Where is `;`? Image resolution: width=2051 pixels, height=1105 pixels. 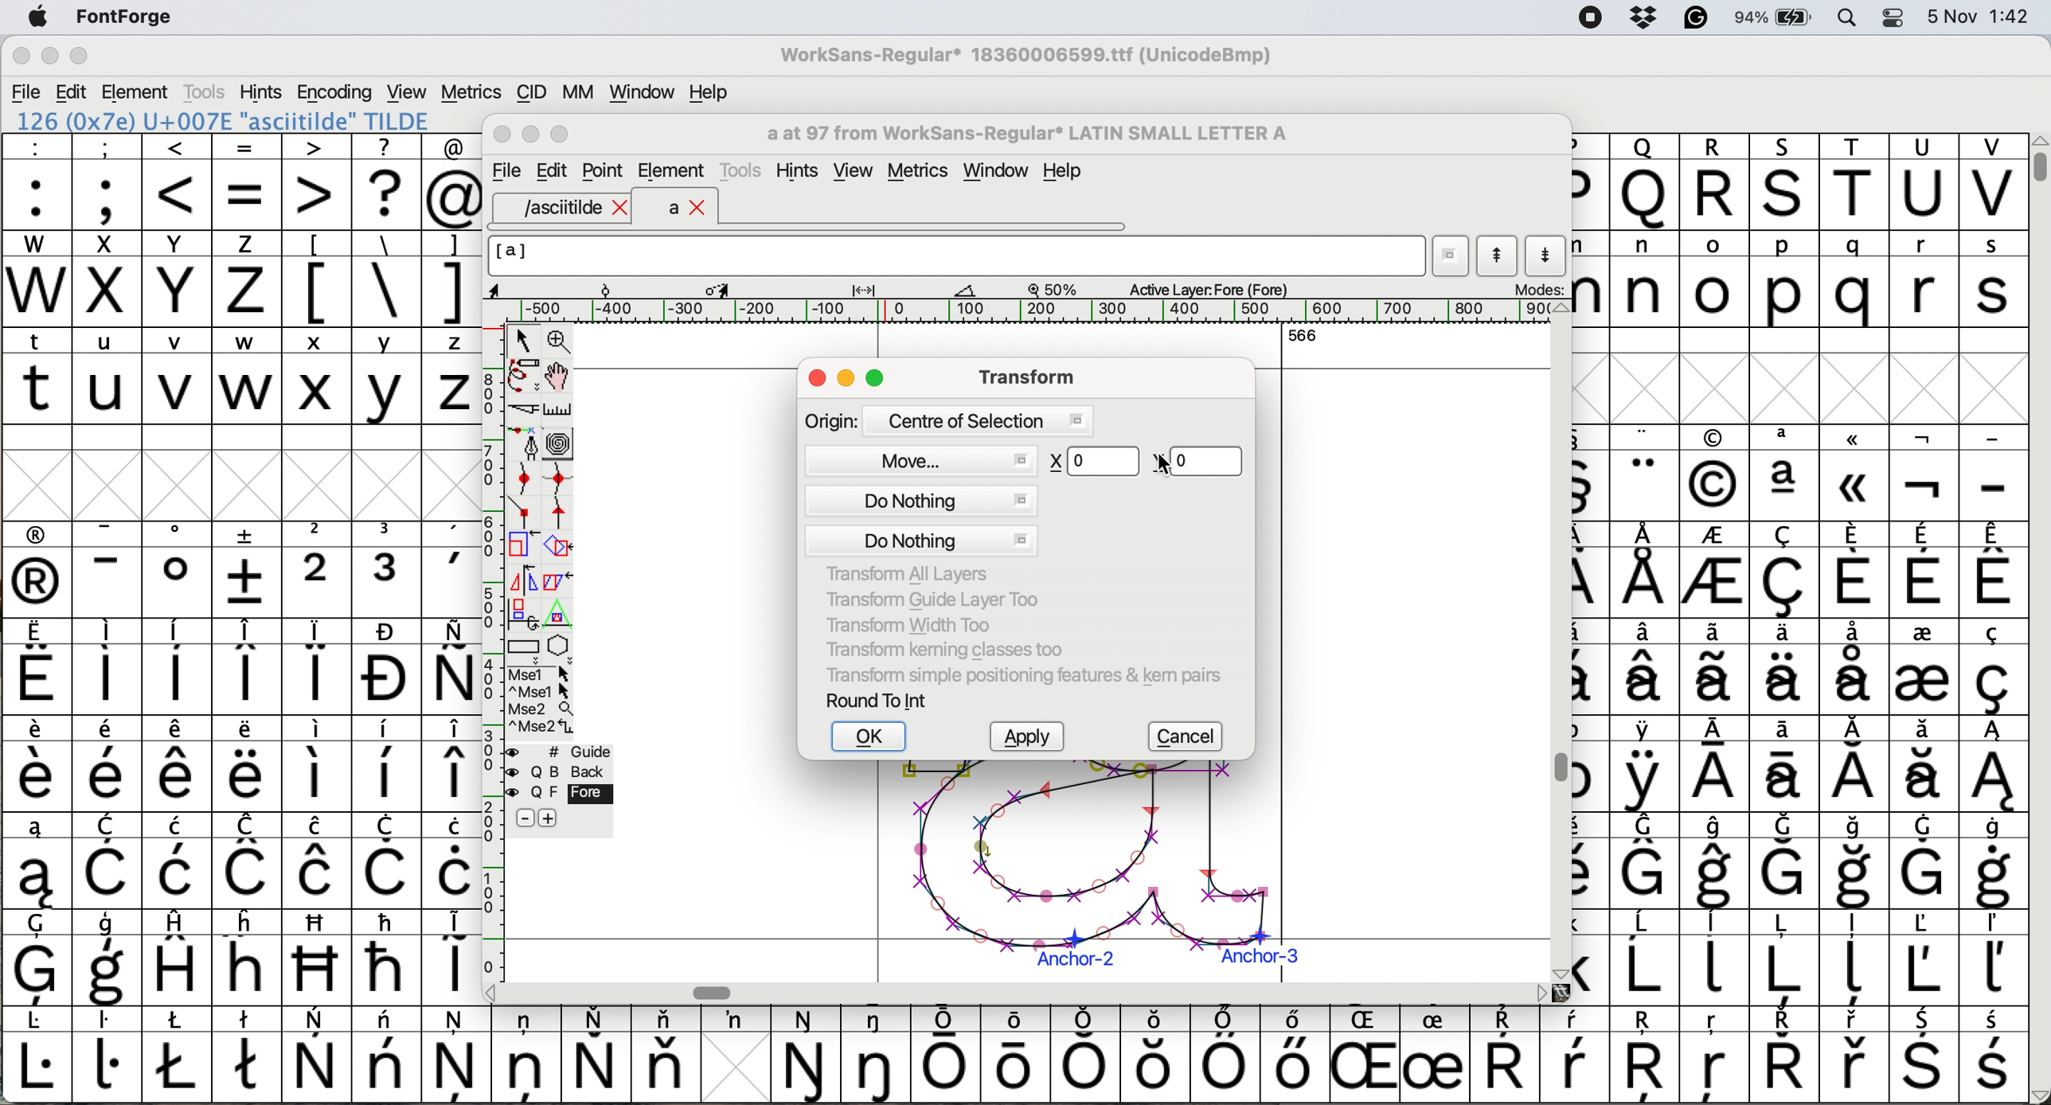
; is located at coordinates (107, 180).